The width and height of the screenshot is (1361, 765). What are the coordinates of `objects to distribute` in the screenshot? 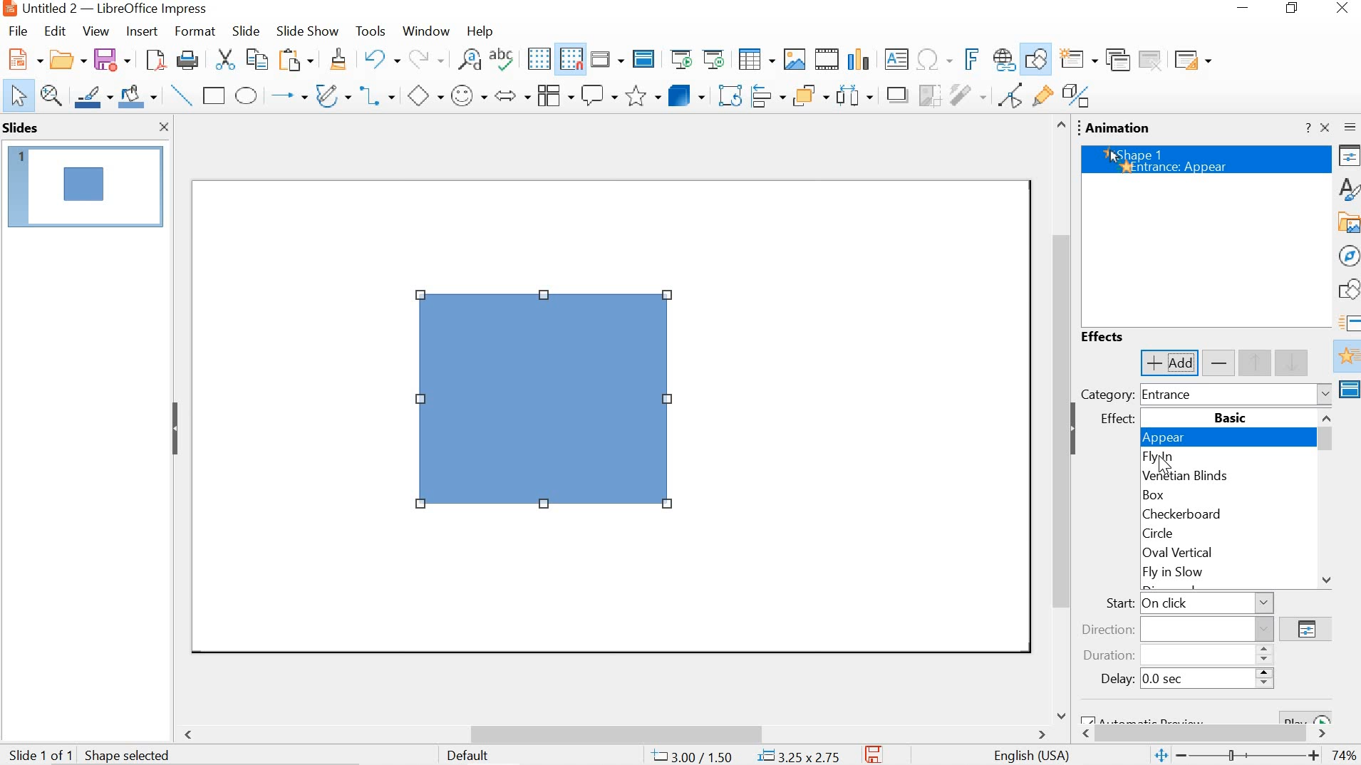 It's located at (855, 93).